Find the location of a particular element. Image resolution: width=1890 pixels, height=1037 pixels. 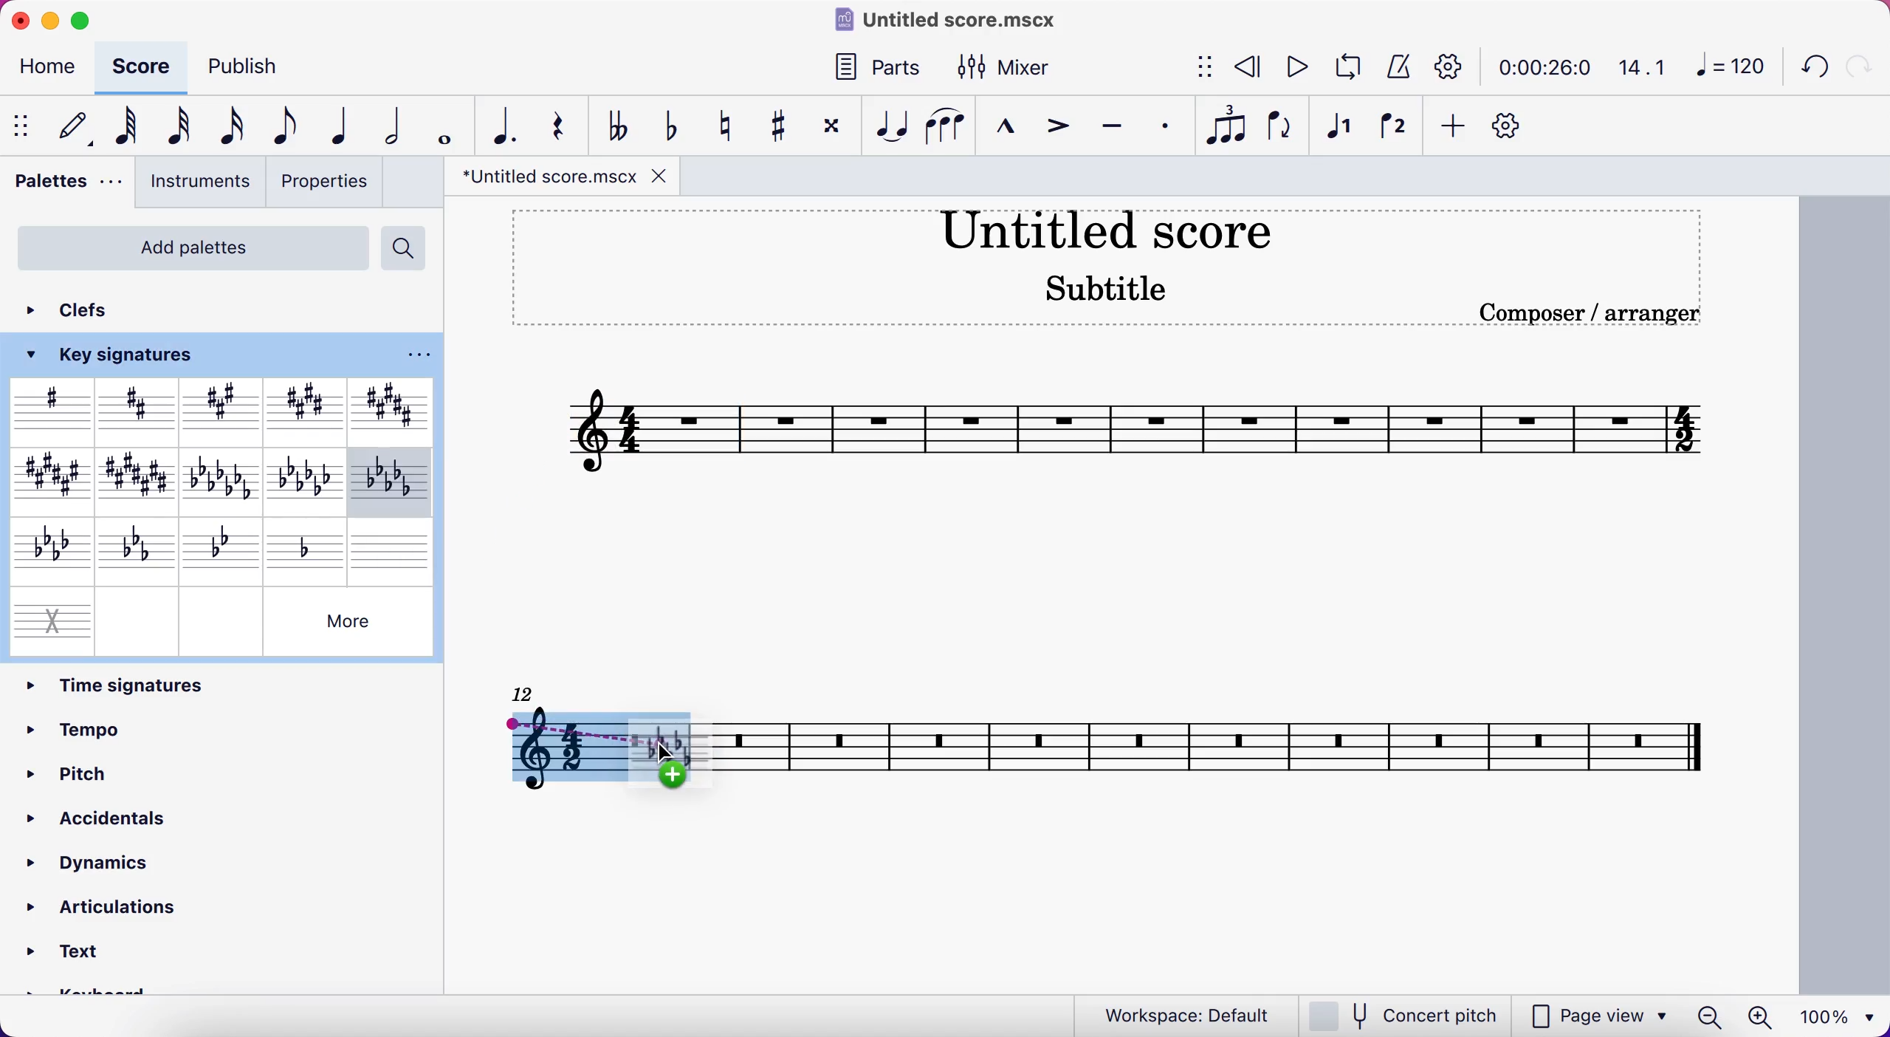

B minor is located at coordinates (391, 480).